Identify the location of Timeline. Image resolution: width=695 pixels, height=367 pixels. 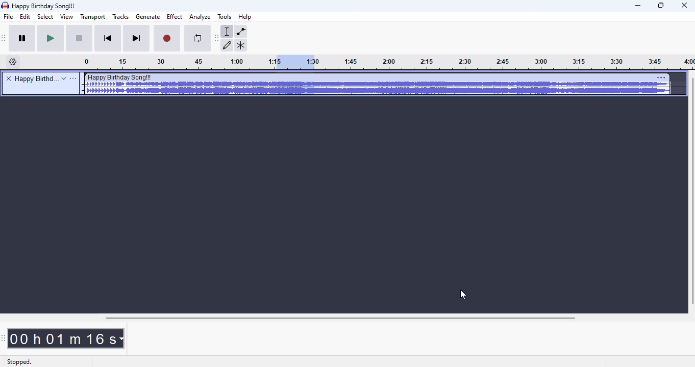
(177, 63).